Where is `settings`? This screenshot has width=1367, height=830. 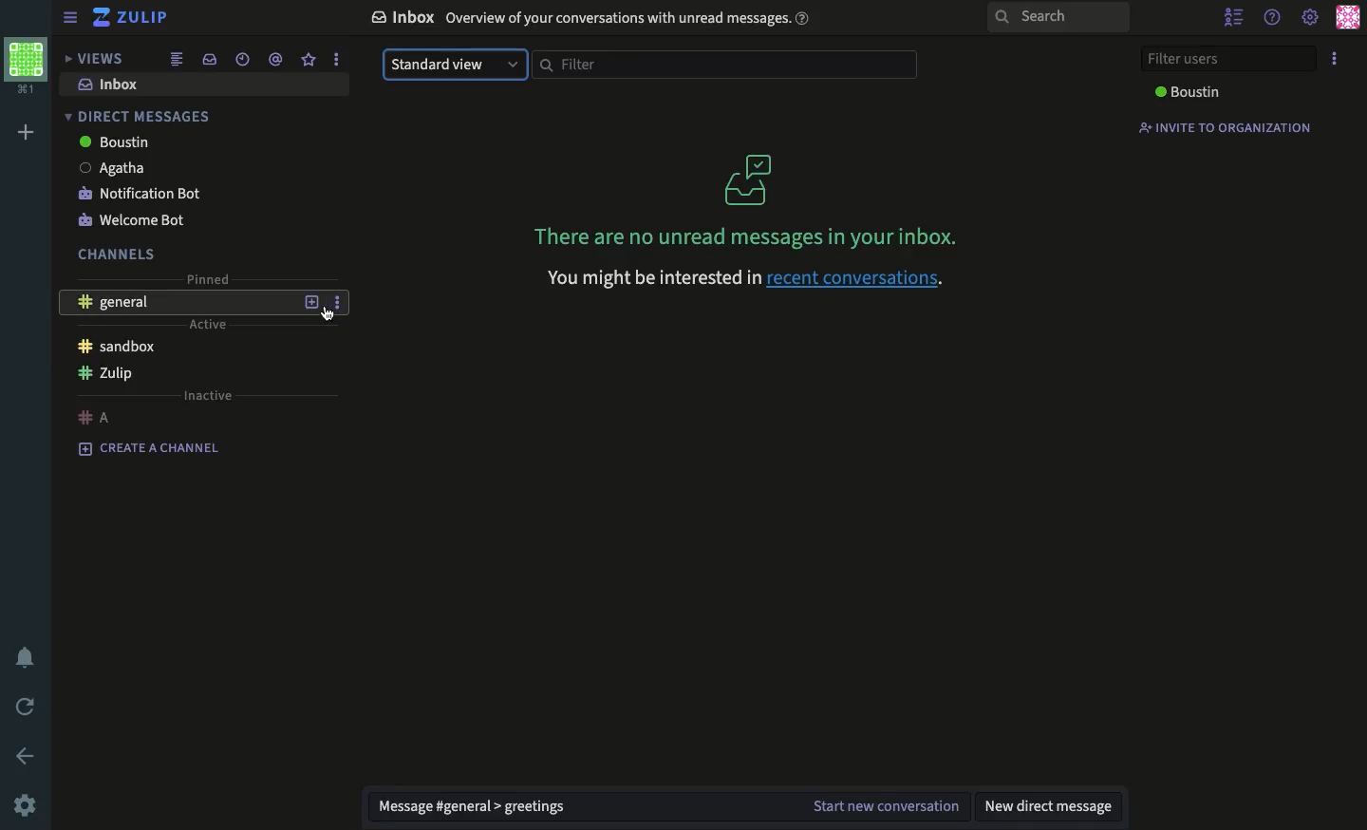
settings is located at coordinates (1311, 19).